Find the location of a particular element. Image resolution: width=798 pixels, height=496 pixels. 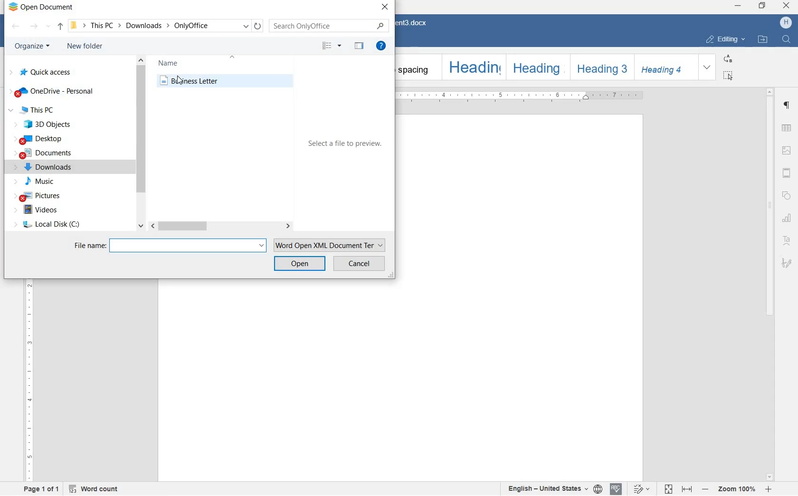

new folder is located at coordinates (84, 47).